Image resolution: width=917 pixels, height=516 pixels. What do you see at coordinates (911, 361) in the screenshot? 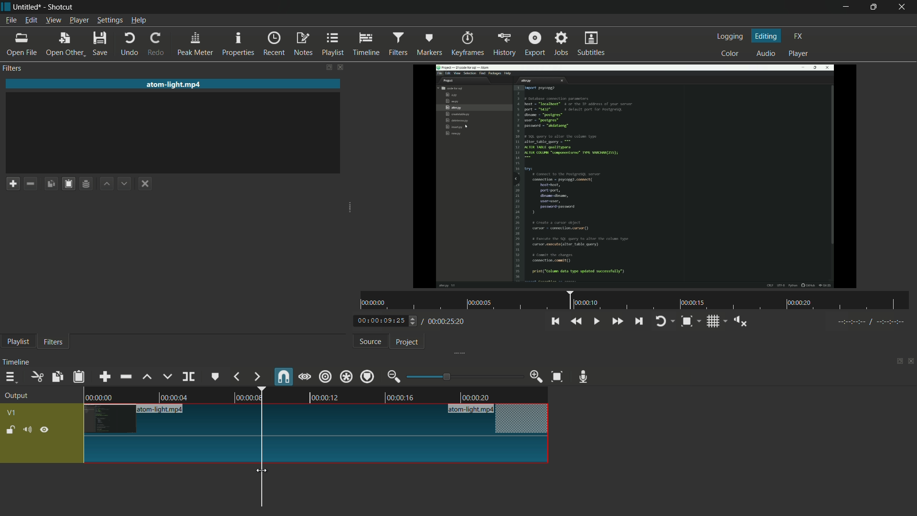
I see `close timeline` at bounding box center [911, 361].